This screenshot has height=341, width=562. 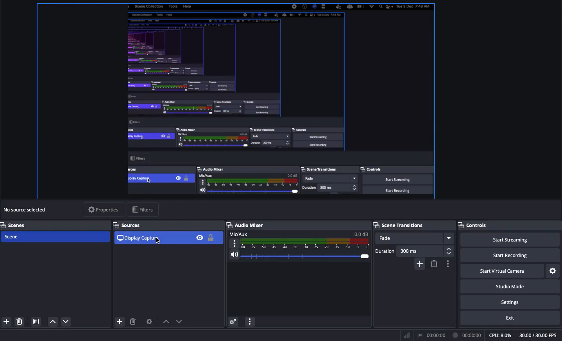 What do you see at coordinates (131, 225) in the screenshot?
I see `Sources` at bounding box center [131, 225].